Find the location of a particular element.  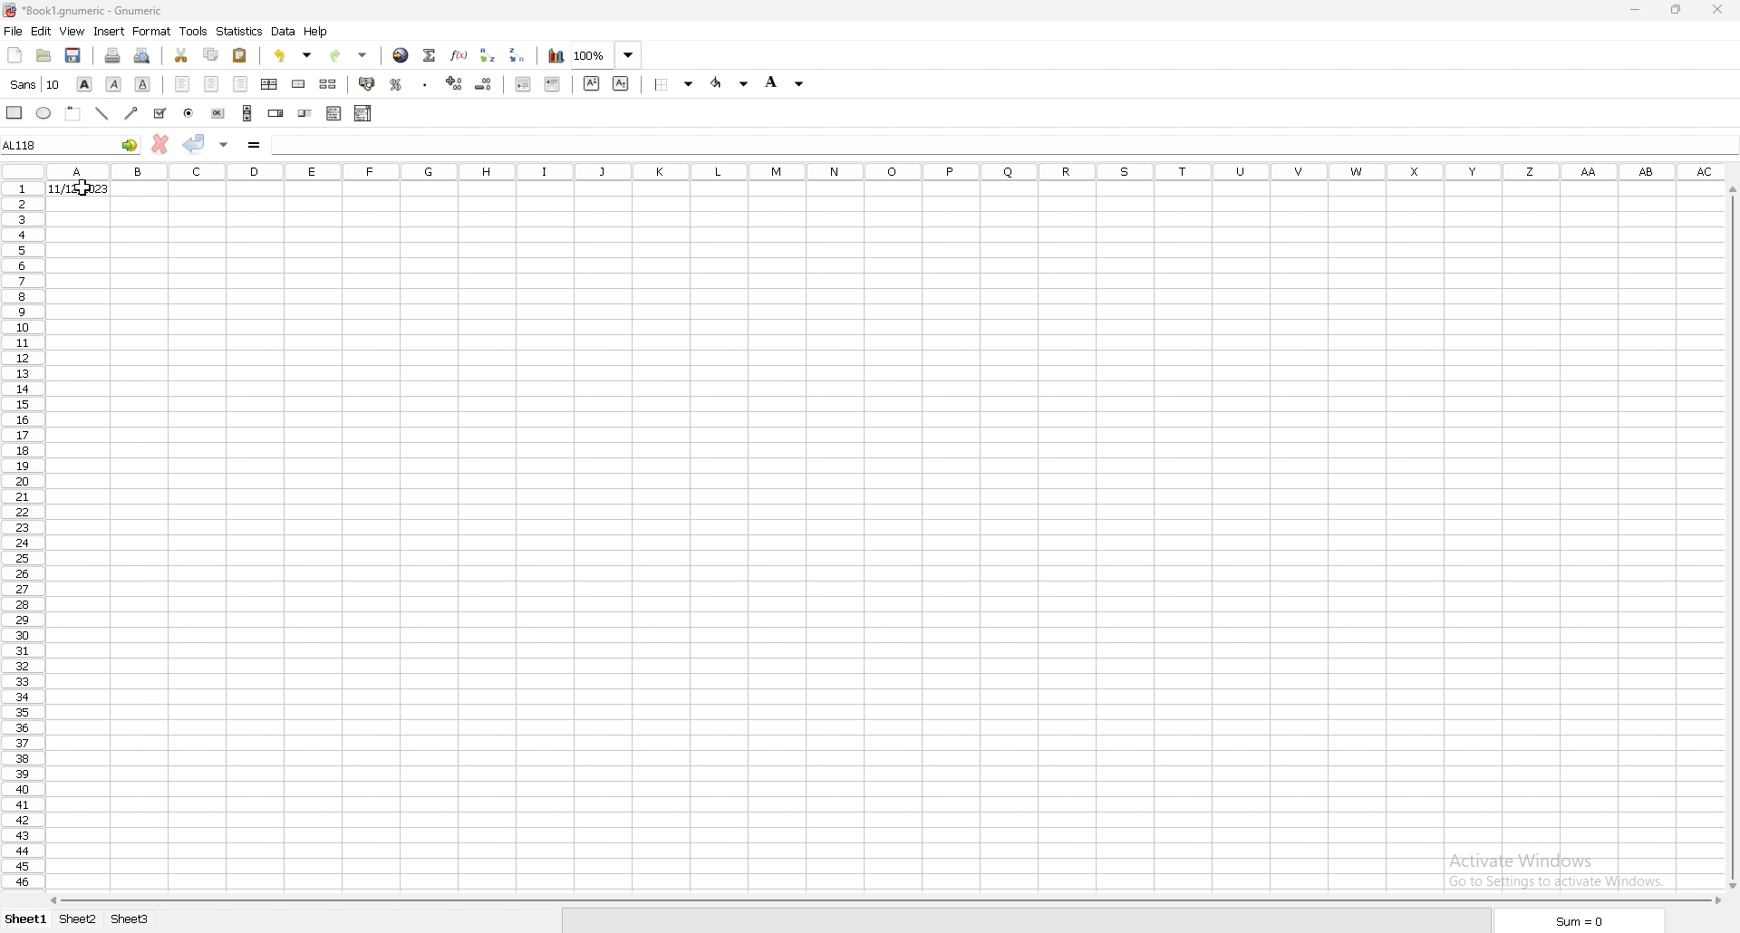

file is located at coordinates (13, 32).